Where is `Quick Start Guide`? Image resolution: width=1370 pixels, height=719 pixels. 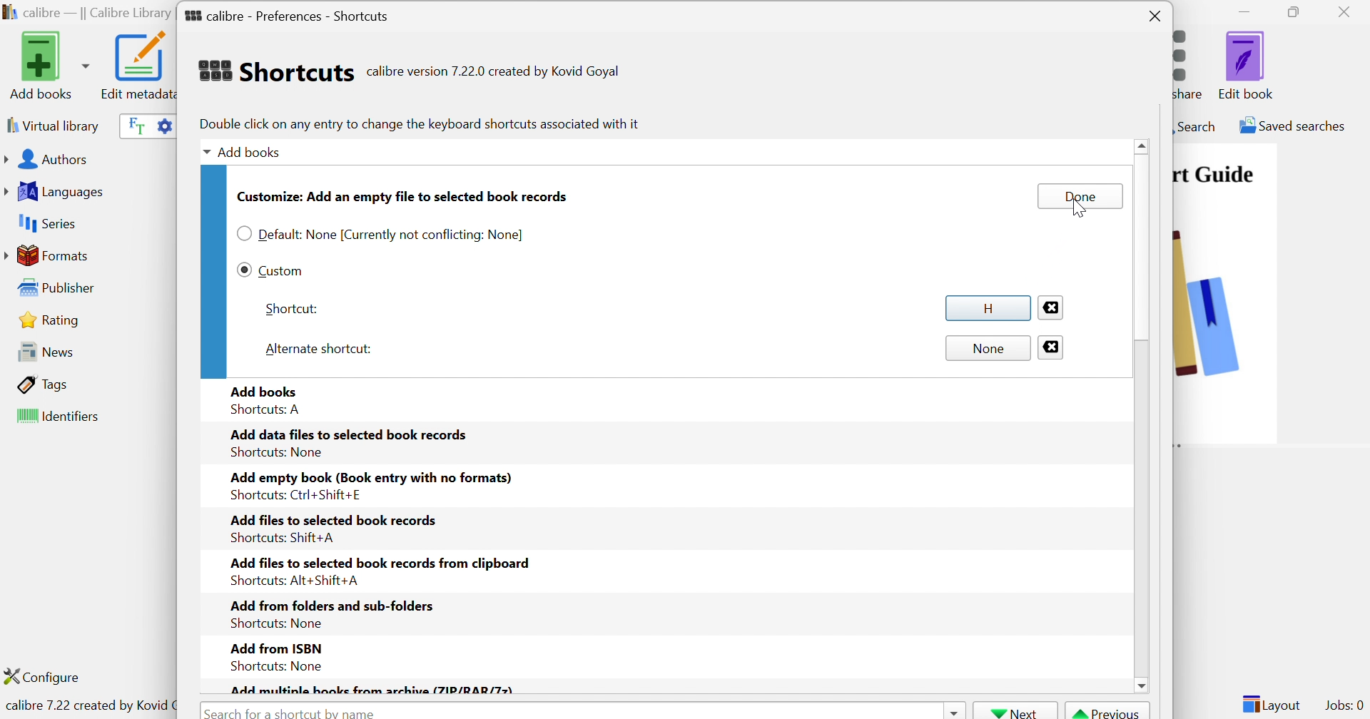
Quick Start Guide is located at coordinates (1214, 174).